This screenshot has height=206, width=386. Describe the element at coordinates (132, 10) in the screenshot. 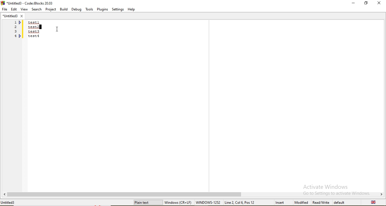

I see `Help` at that location.